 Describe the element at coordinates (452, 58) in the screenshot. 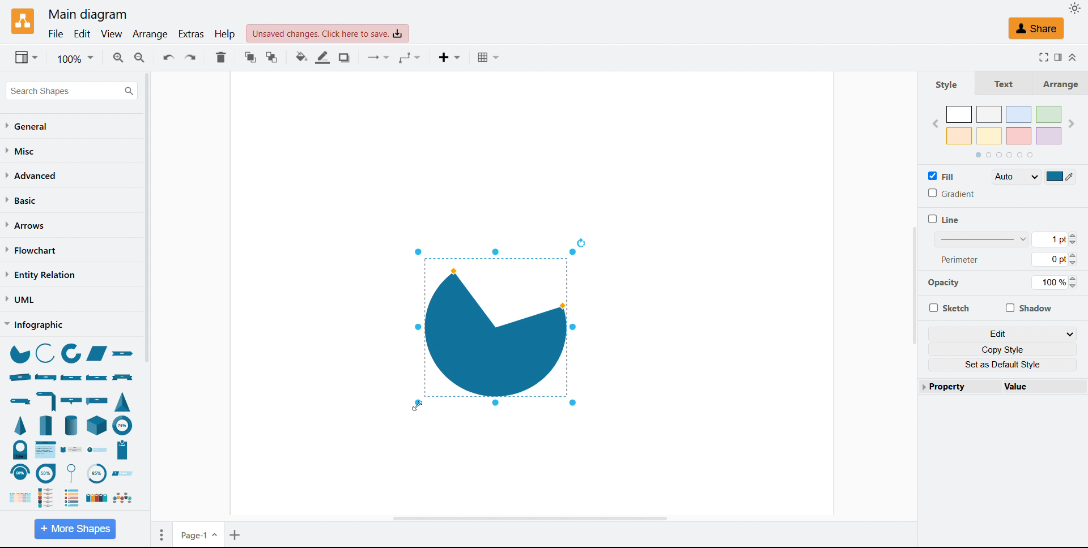

I see `Insert ` at that location.